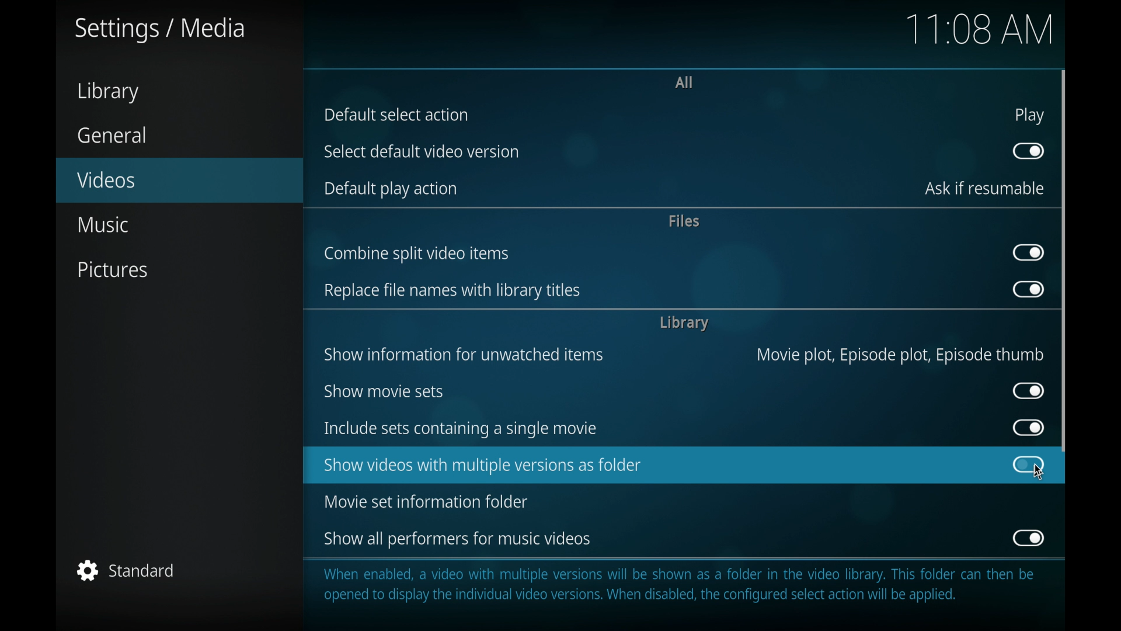 The height and width of the screenshot is (631, 1121). What do you see at coordinates (458, 538) in the screenshot?
I see `show all performers for music videos` at bounding box center [458, 538].